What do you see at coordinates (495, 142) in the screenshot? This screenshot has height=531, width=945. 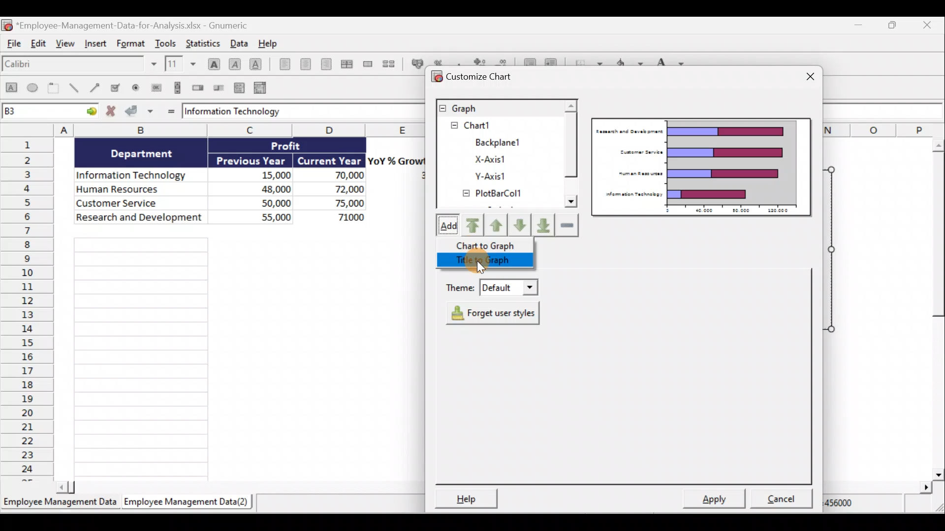 I see `Backplane1` at bounding box center [495, 142].